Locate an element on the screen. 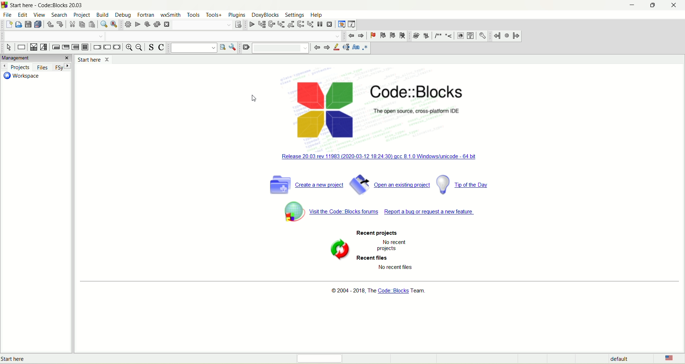  clear is located at coordinates (245, 48).